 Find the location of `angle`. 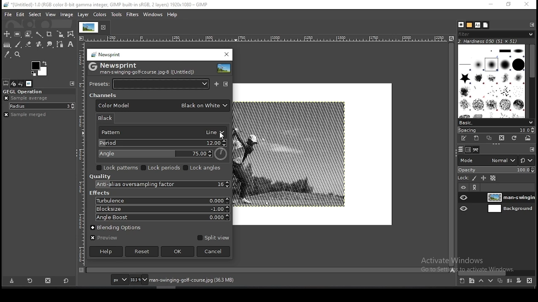

angle is located at coordinates (163, 154).